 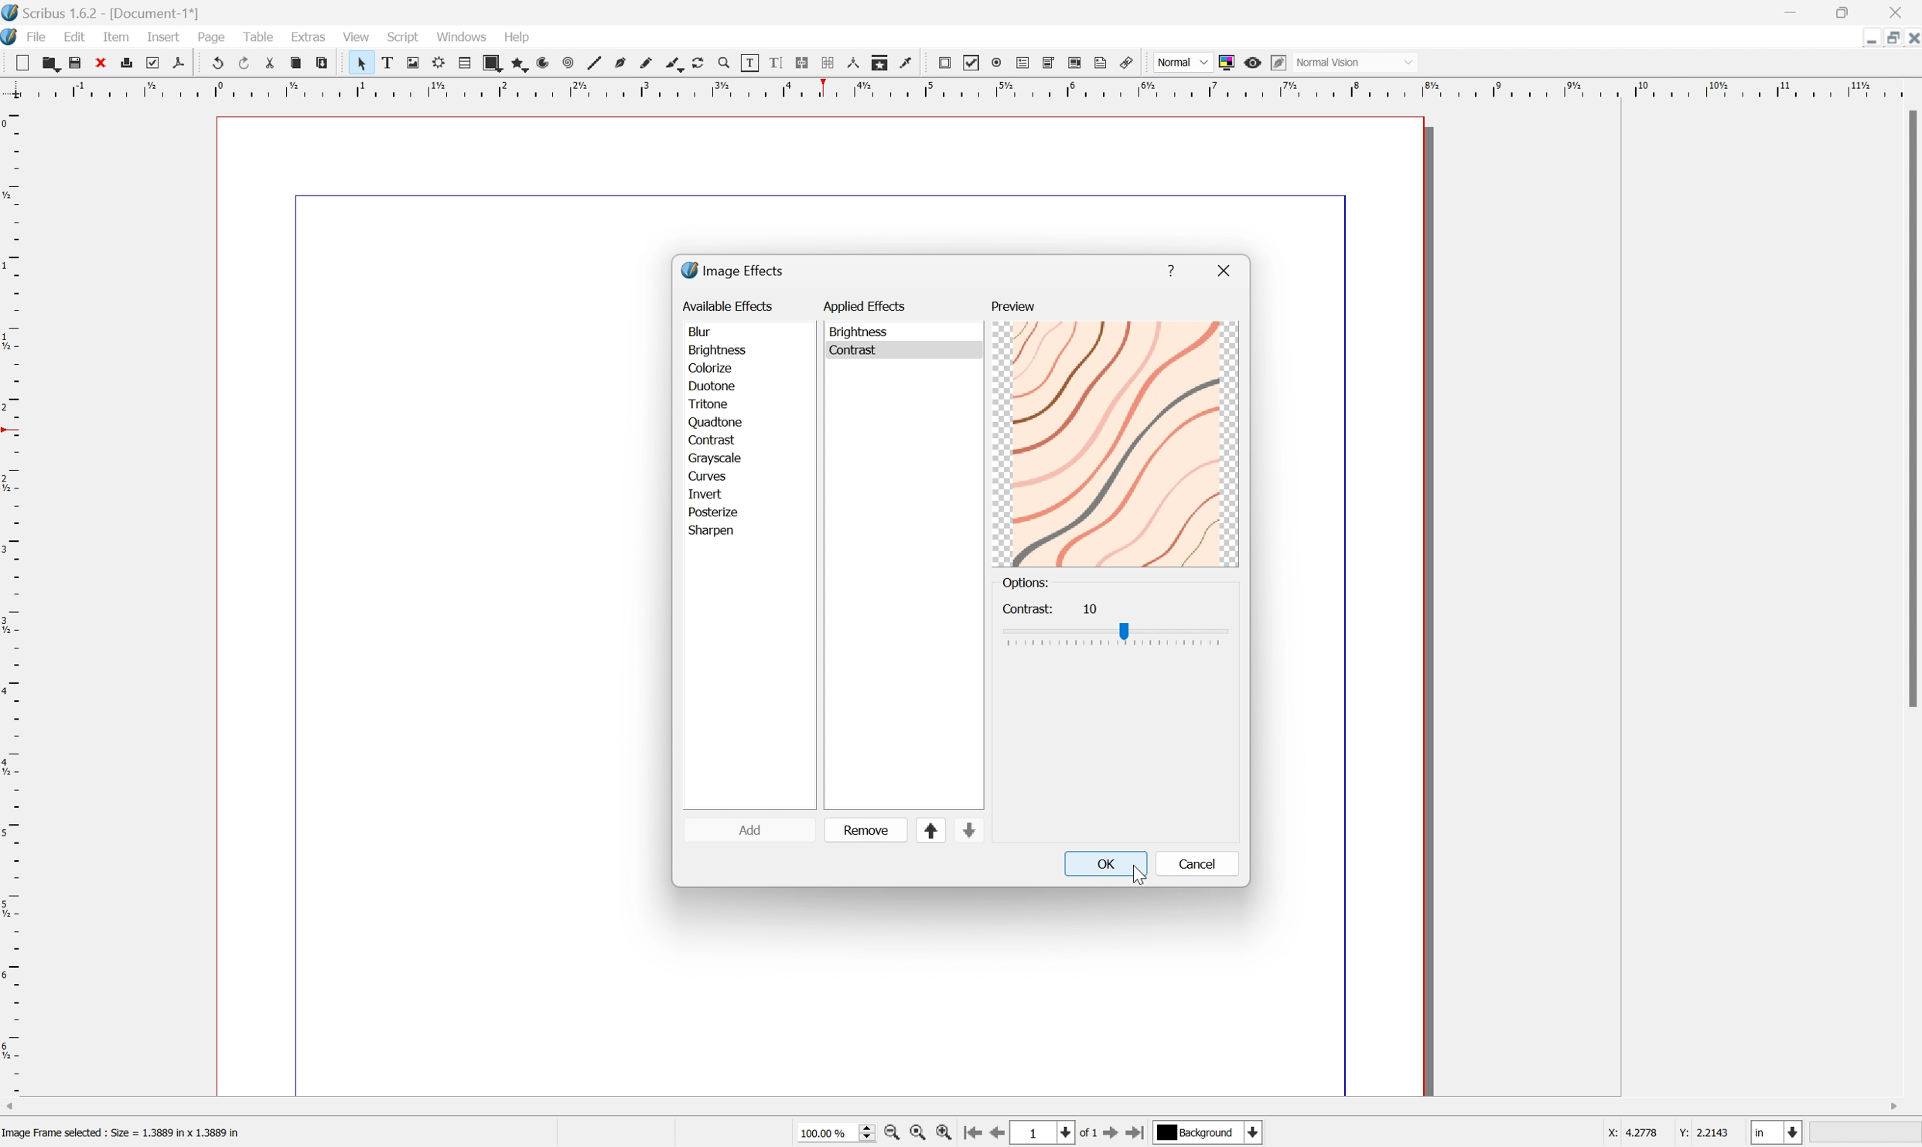 What do you see at coordinates (712, 386) in the screenshot?
I see `duotone` at bounding box center [712, 386].